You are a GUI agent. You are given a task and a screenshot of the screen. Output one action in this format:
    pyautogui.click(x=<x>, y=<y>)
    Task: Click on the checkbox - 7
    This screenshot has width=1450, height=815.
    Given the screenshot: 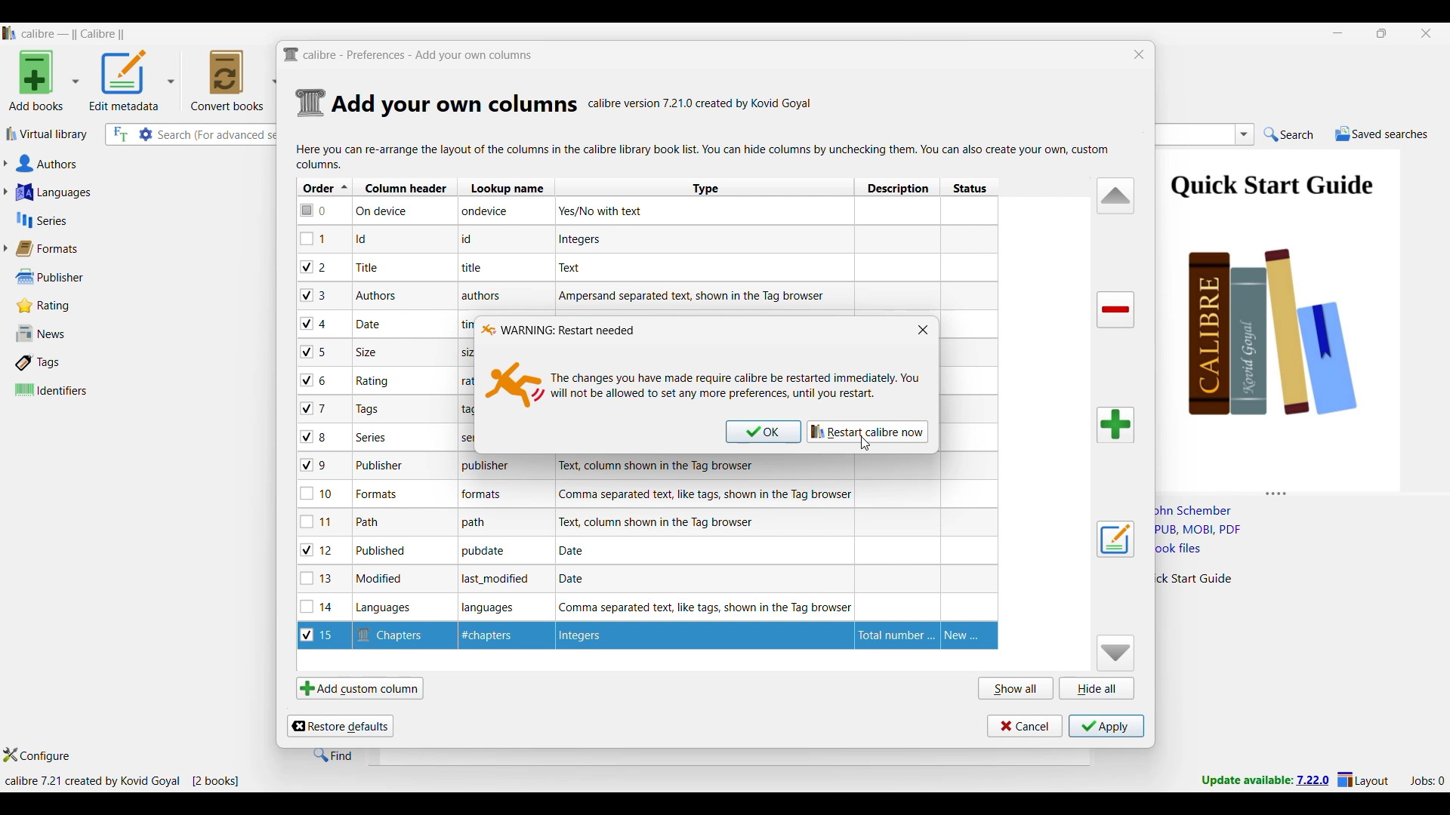 What is the action you would take?
    pyautogui.click(x=316, y=408)
    